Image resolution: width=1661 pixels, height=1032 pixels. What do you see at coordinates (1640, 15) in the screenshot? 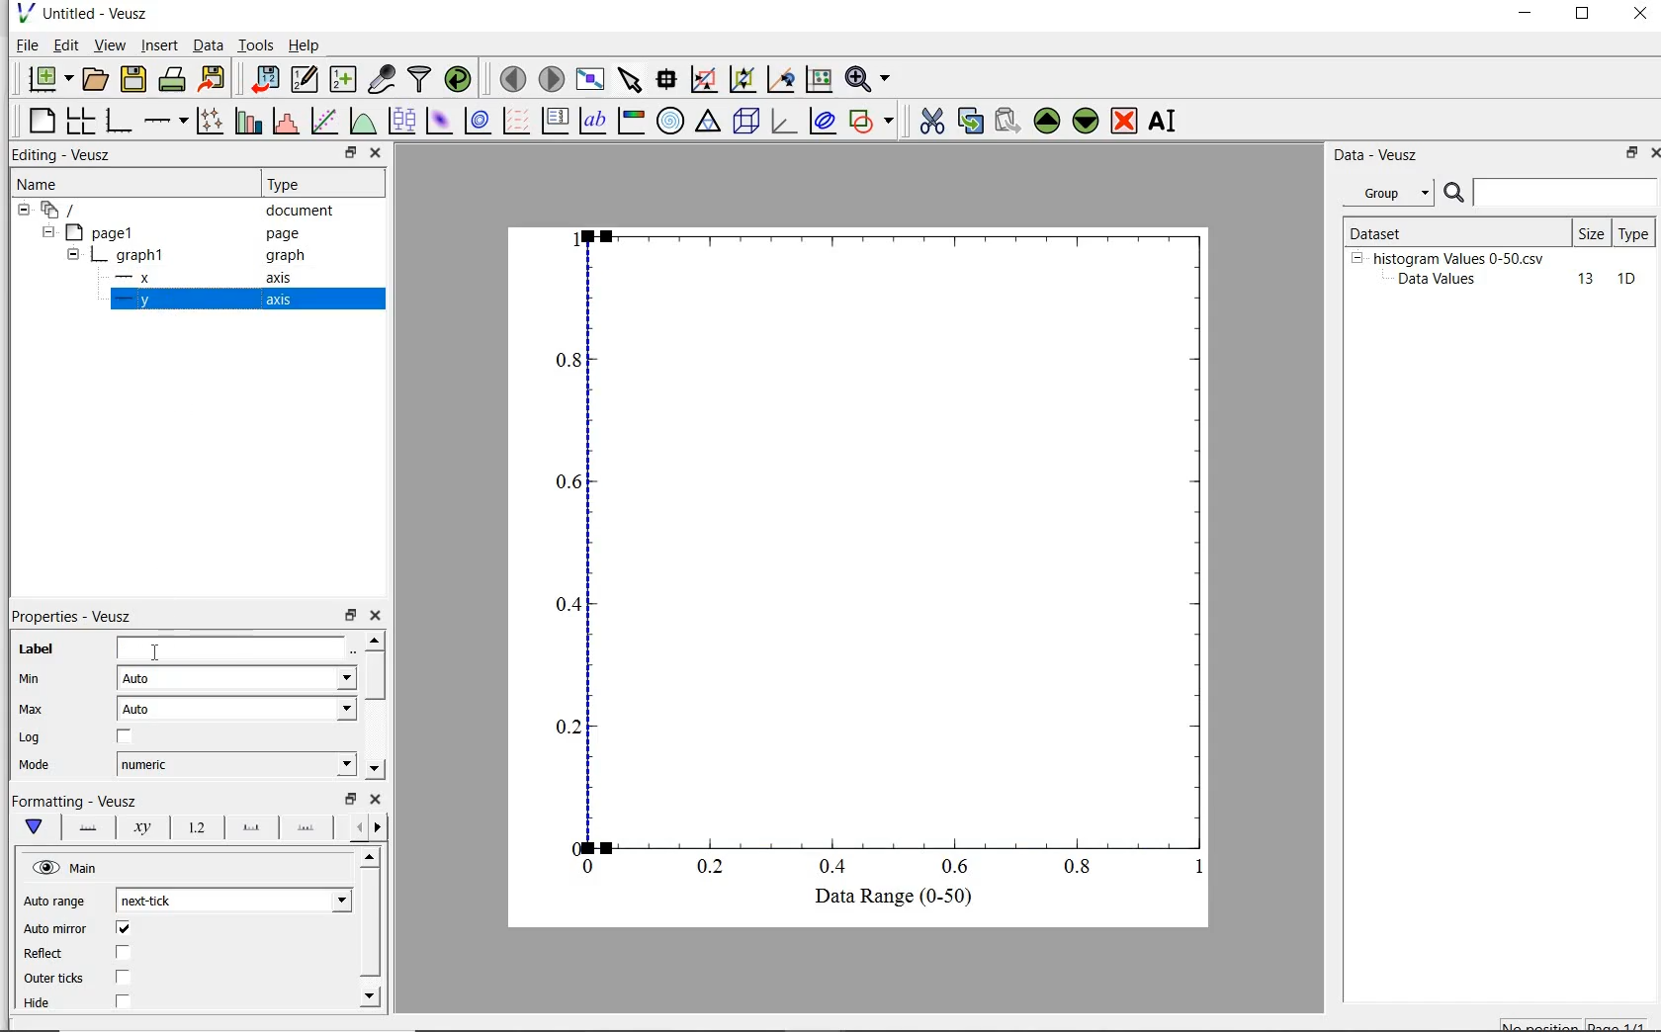
I see `close` at bounding box center [1640, 15].